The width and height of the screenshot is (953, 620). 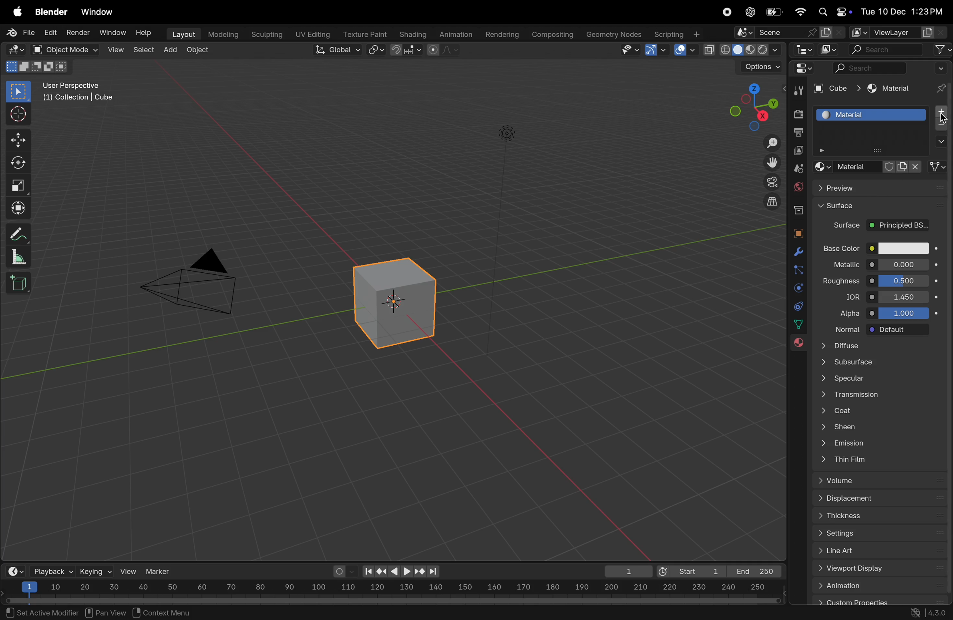 What do you see at coordinates (850, 316) in the screenshot?
I see `alpha` at bounding box center [850, 316].